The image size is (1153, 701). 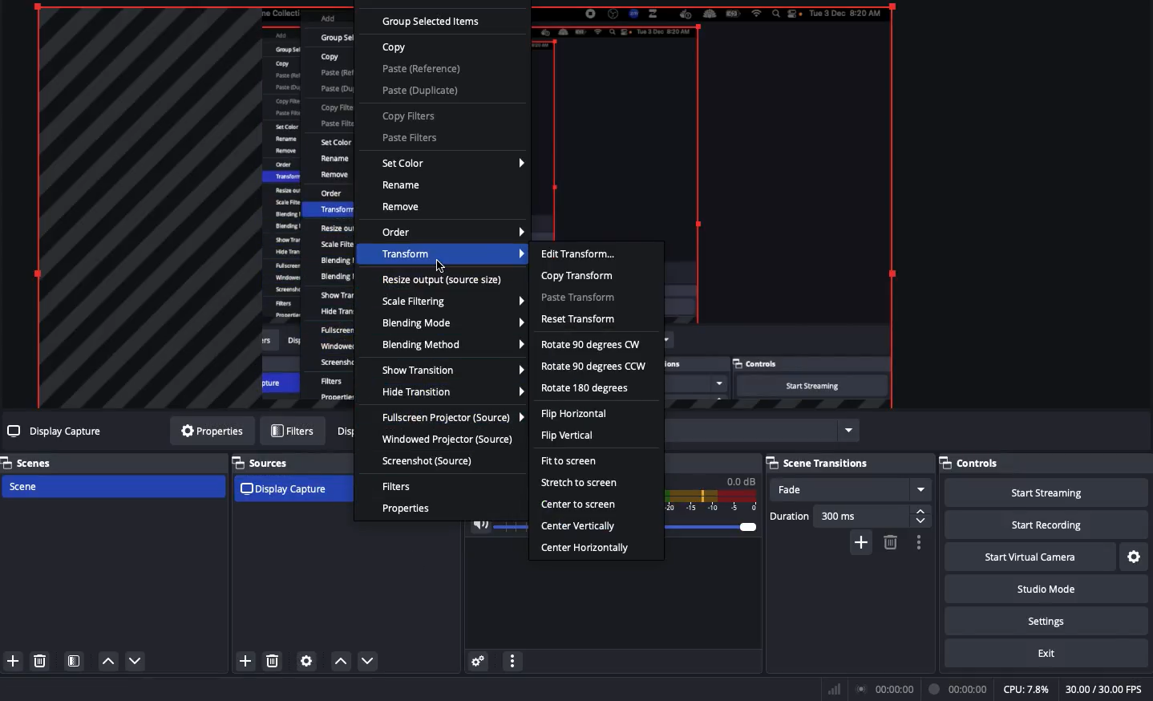 What do you see at coordinates (450, 419) in the screenshot?
I see `Fullscreen projector` at bounding box center [450, 419].